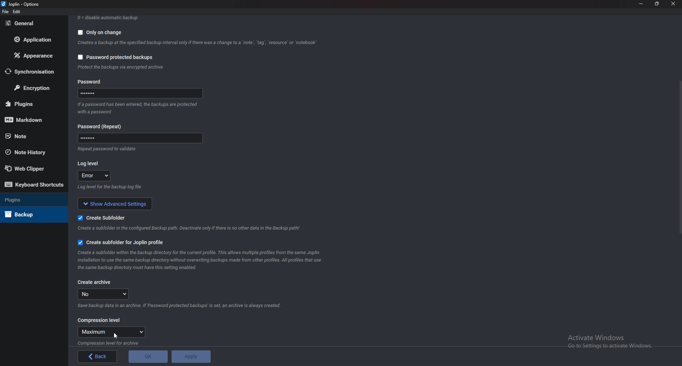  What do you see at coordinates (672, 4) in the screenshot?
I see `close` at bounding box center [672, 4].